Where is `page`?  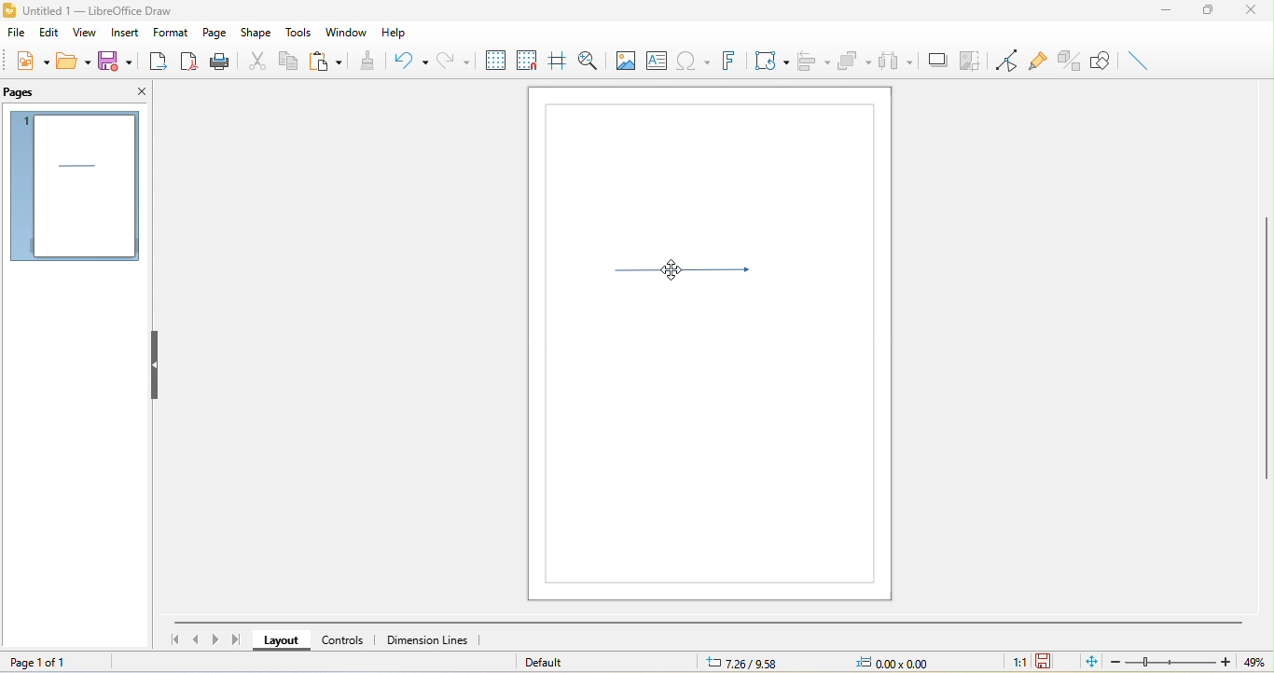
page is located at coordinates (215, 31).